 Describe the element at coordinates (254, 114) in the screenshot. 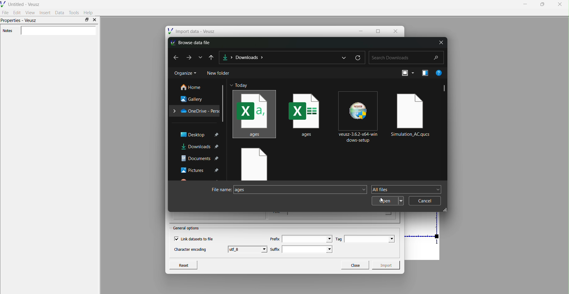

I see `ages` at that location.